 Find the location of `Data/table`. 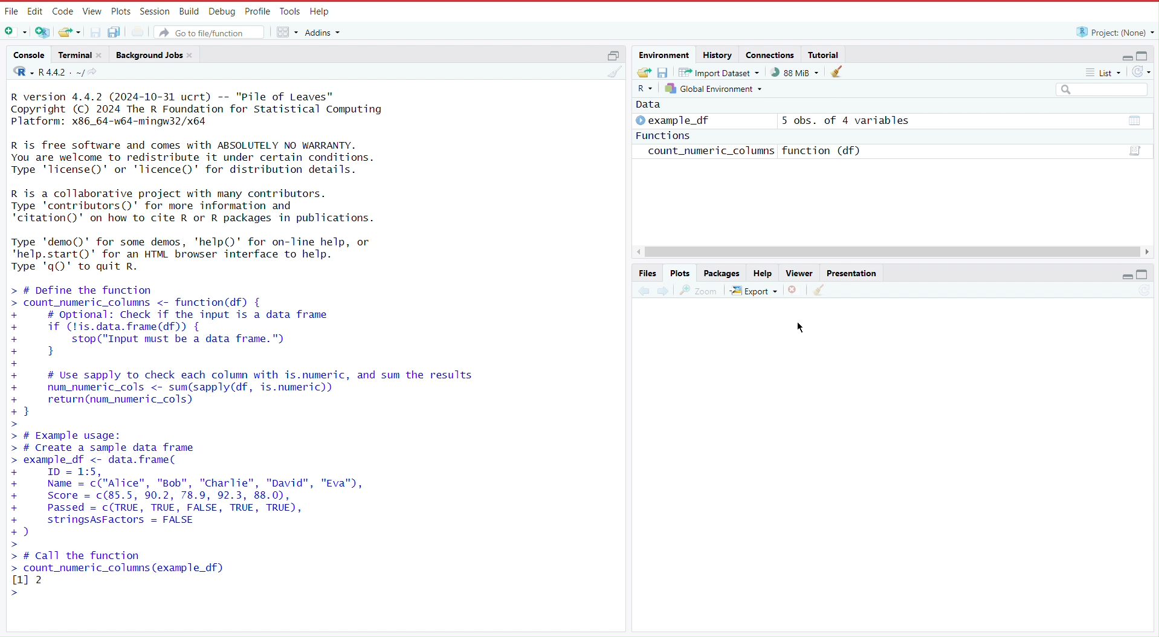

Data/table is located at coordinates (1131, 123).